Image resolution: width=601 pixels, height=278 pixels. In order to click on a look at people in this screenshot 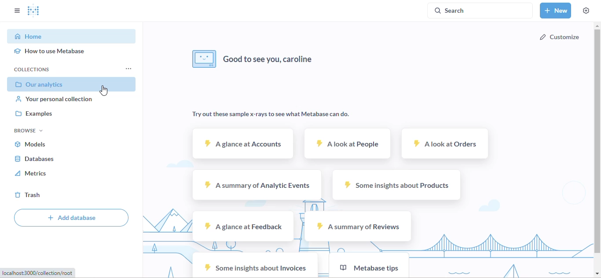, I will do `click(348, 143)`.